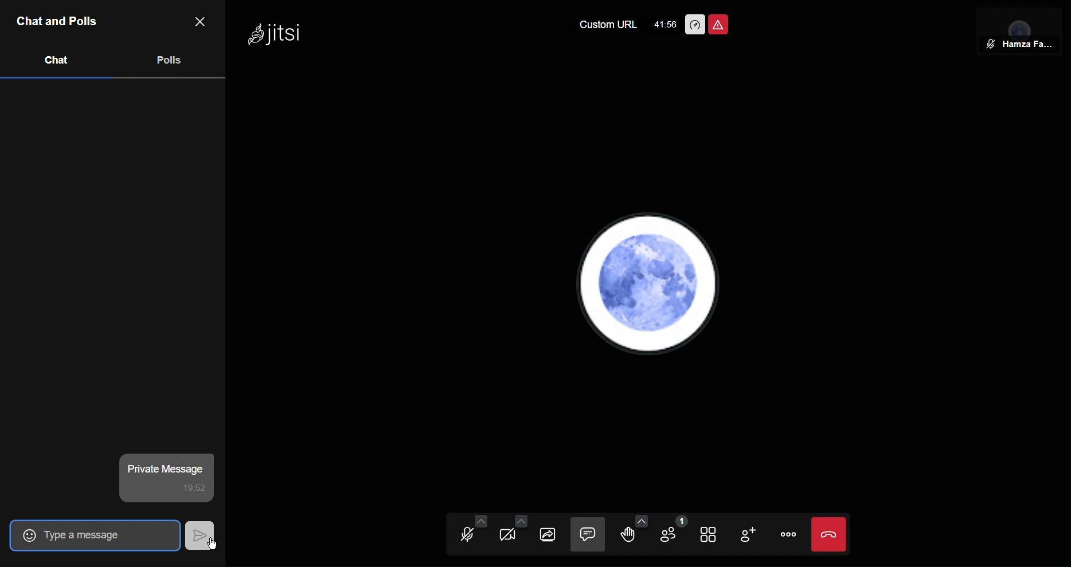  Describe the element at coordinates (714, 531) in the screenshot. I see `Tile View` at that location.